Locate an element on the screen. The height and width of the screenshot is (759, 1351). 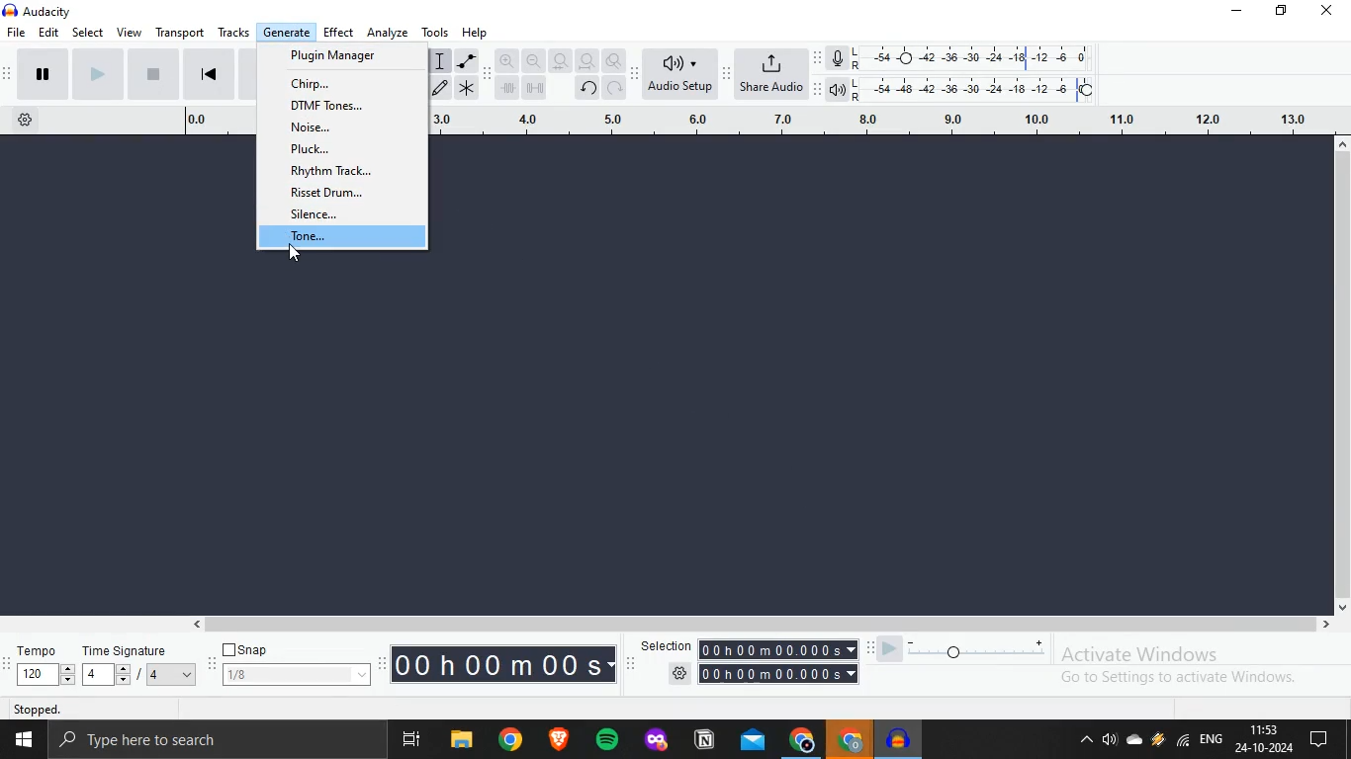
noise.. is located at coordinates (336, 130).